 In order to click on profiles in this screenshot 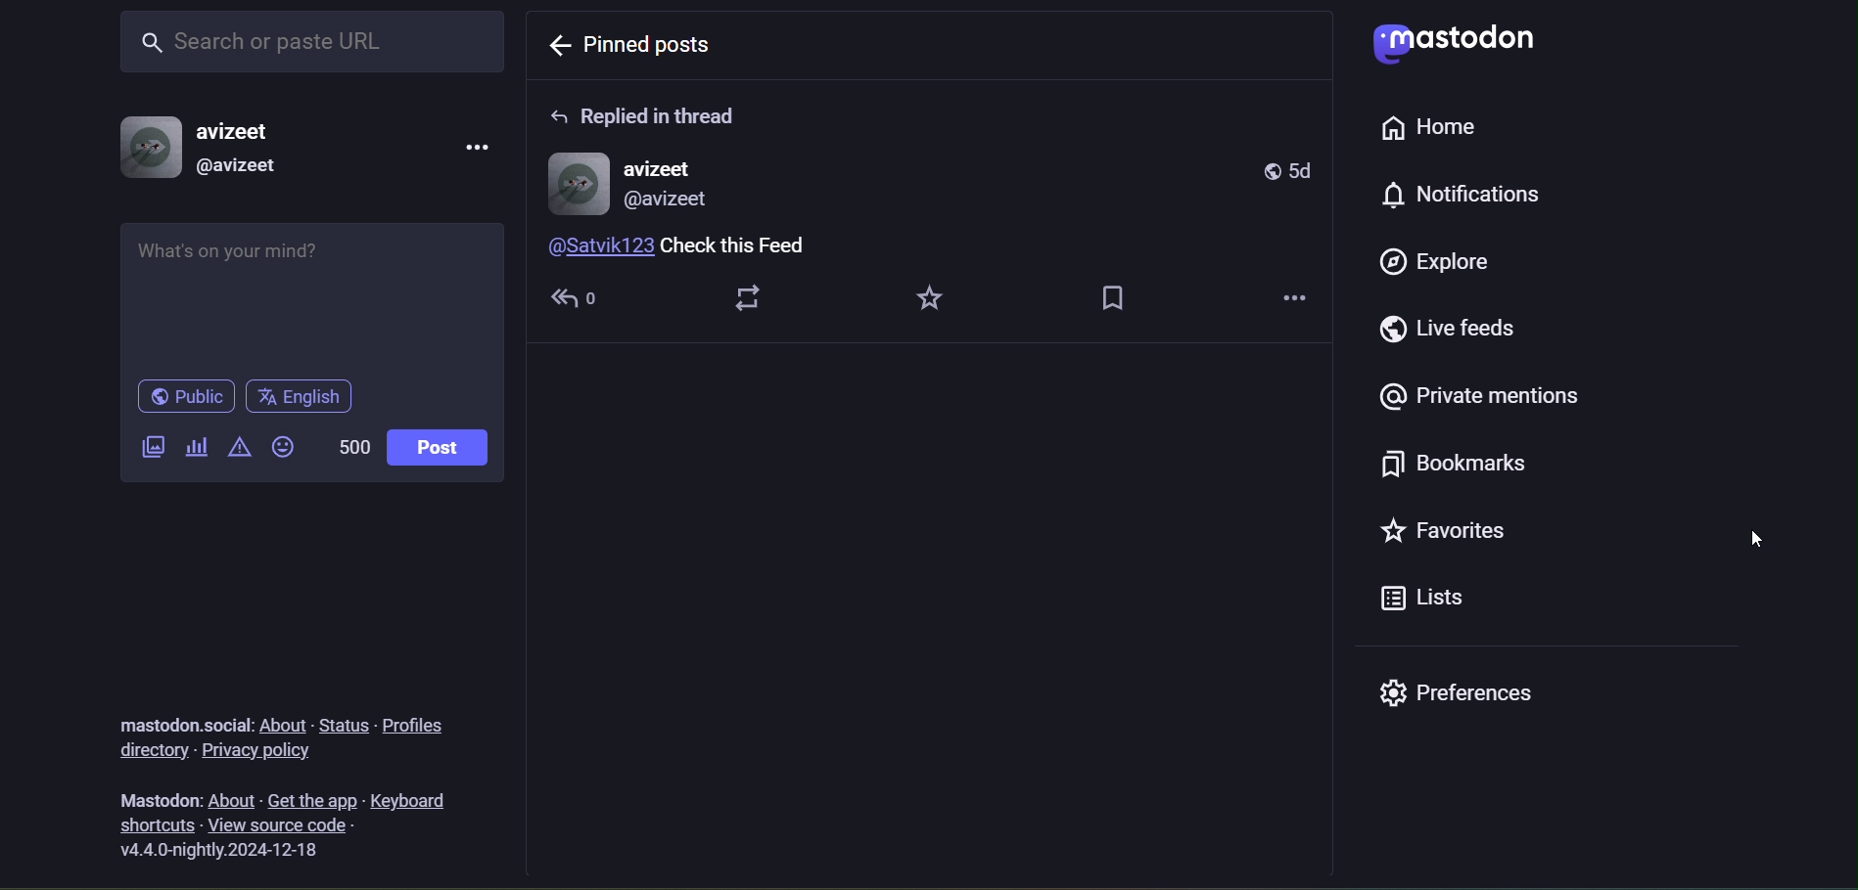, I will do `click(422, 721)`.